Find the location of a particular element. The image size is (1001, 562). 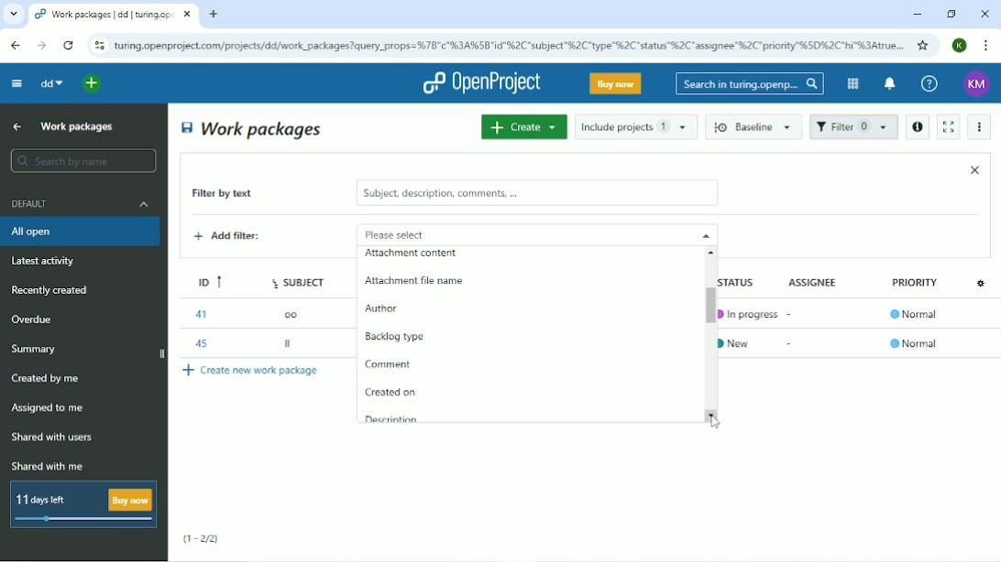

Close is located at coordinates (974, 169).